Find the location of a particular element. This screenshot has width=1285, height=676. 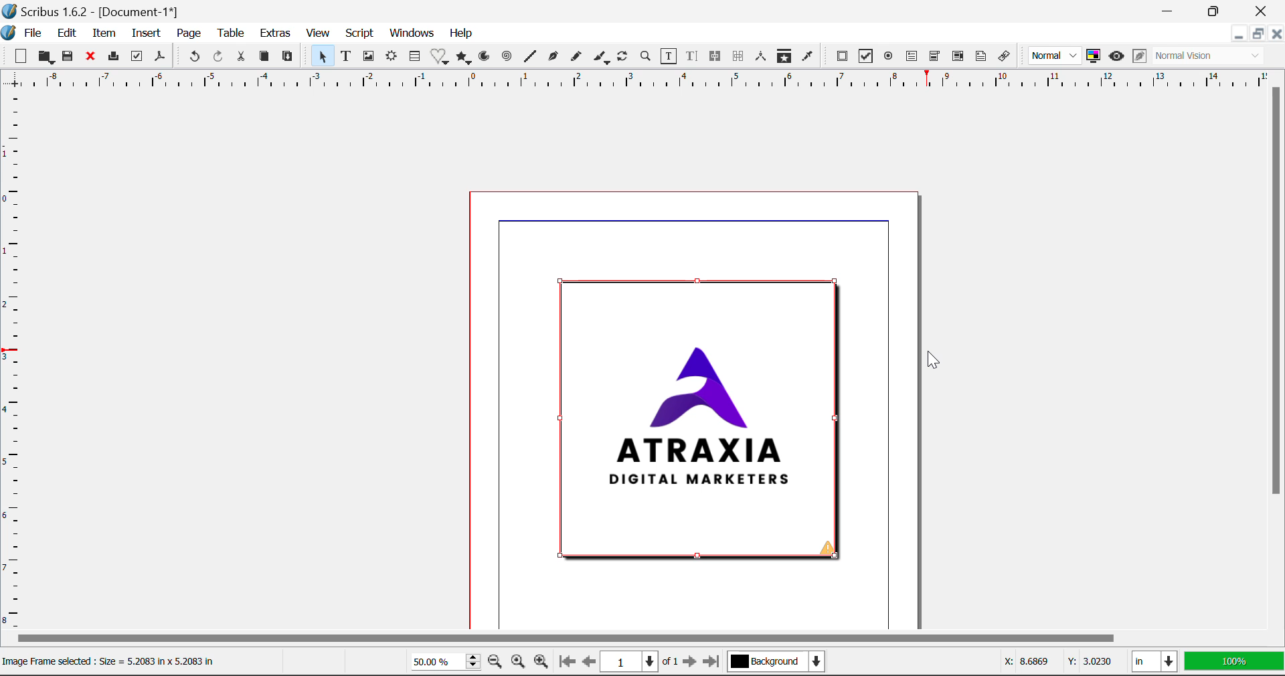

Edit in preview mode is located at coordinates (1140, 58).